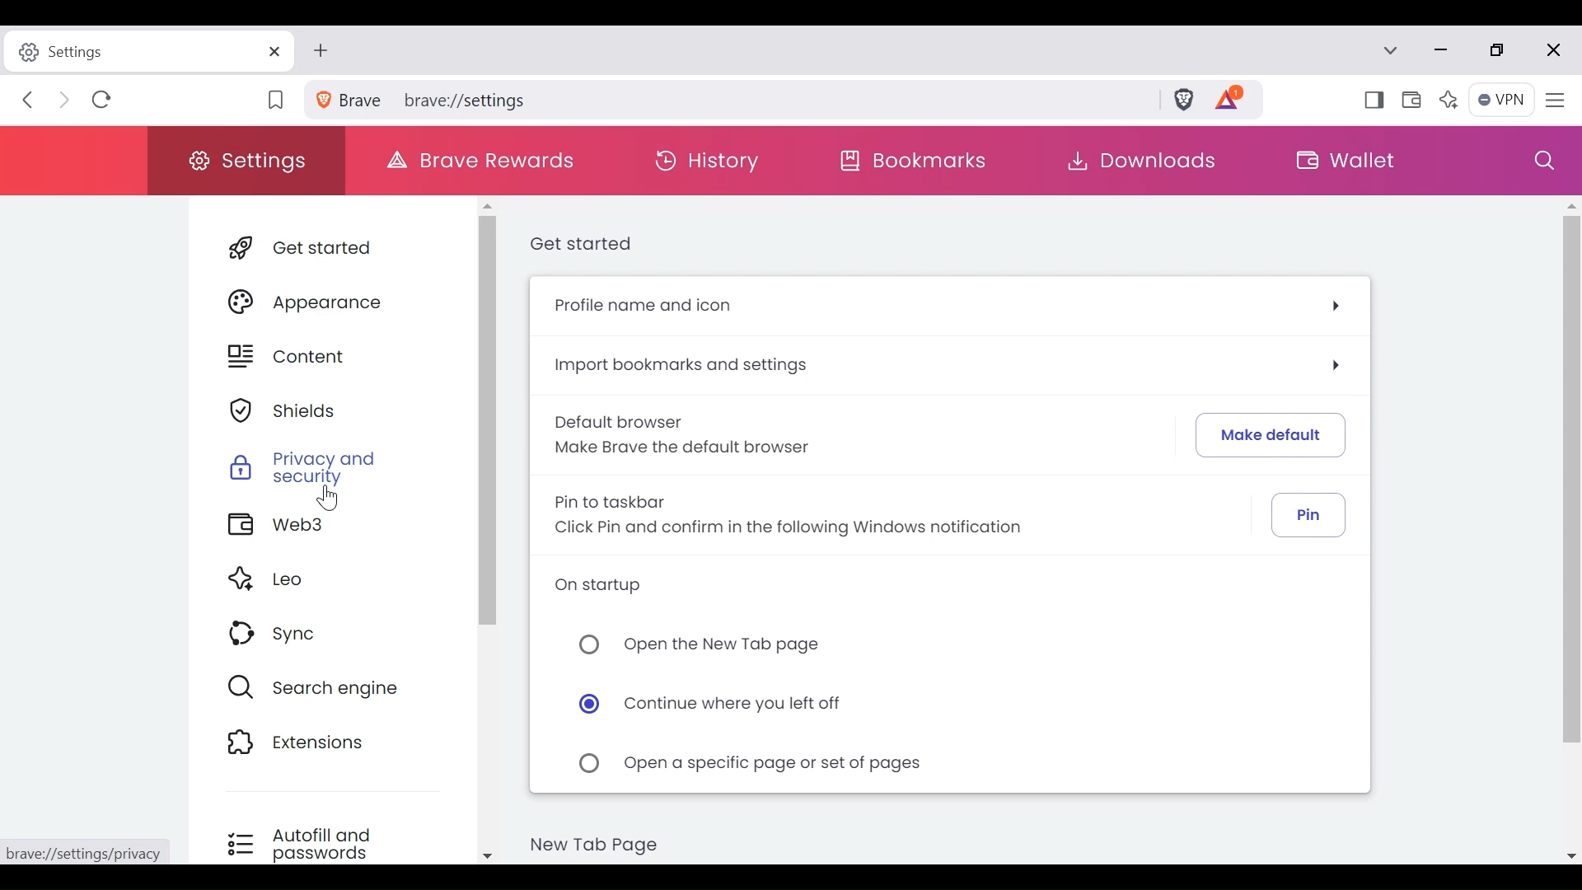  Describe the element at coordinates (728, 706) in the screenshot. I see `Enable/Disable Continue where you left off ` at that location.